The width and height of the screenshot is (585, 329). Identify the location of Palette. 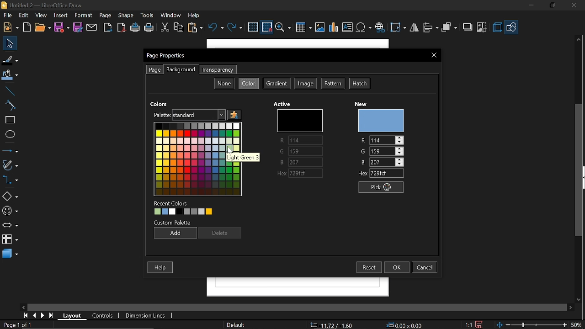
(161, 115).